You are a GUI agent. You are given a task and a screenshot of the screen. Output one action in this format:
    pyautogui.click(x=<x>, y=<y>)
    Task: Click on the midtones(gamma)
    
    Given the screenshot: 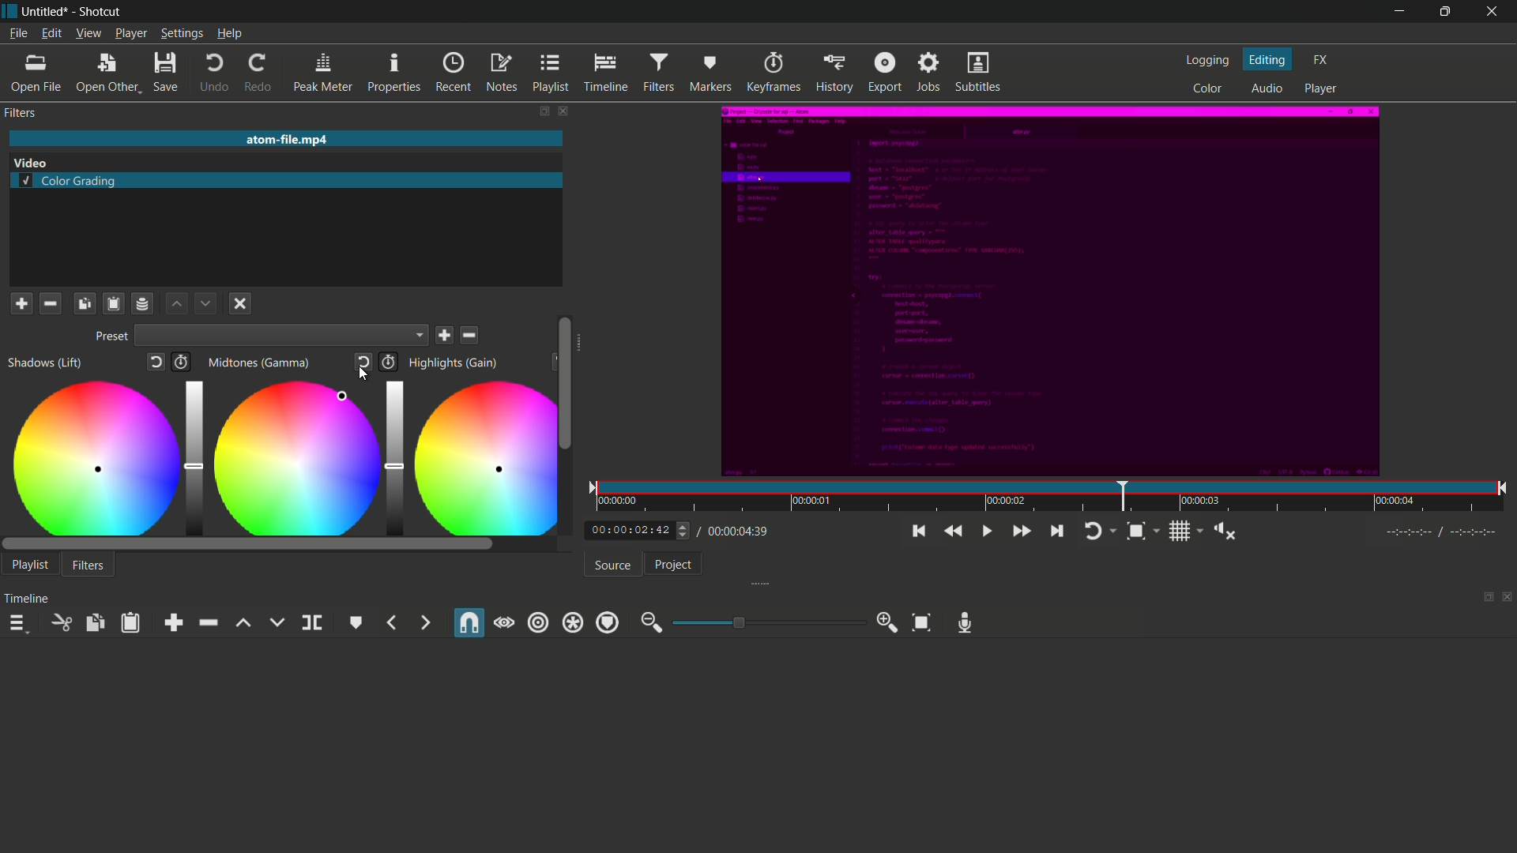 What is the action you would take?
    pyautogui.click(x=262, y=363)
    